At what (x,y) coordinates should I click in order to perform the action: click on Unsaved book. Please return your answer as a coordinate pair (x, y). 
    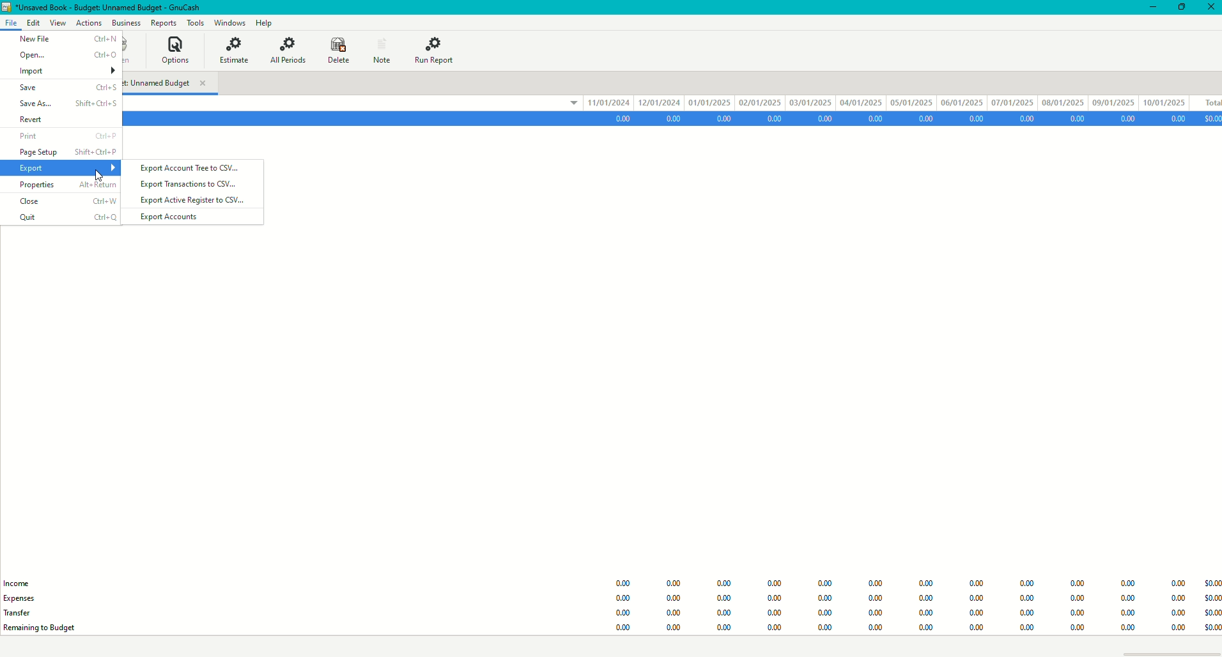
    Looking at the image, I should click on (109, 8).